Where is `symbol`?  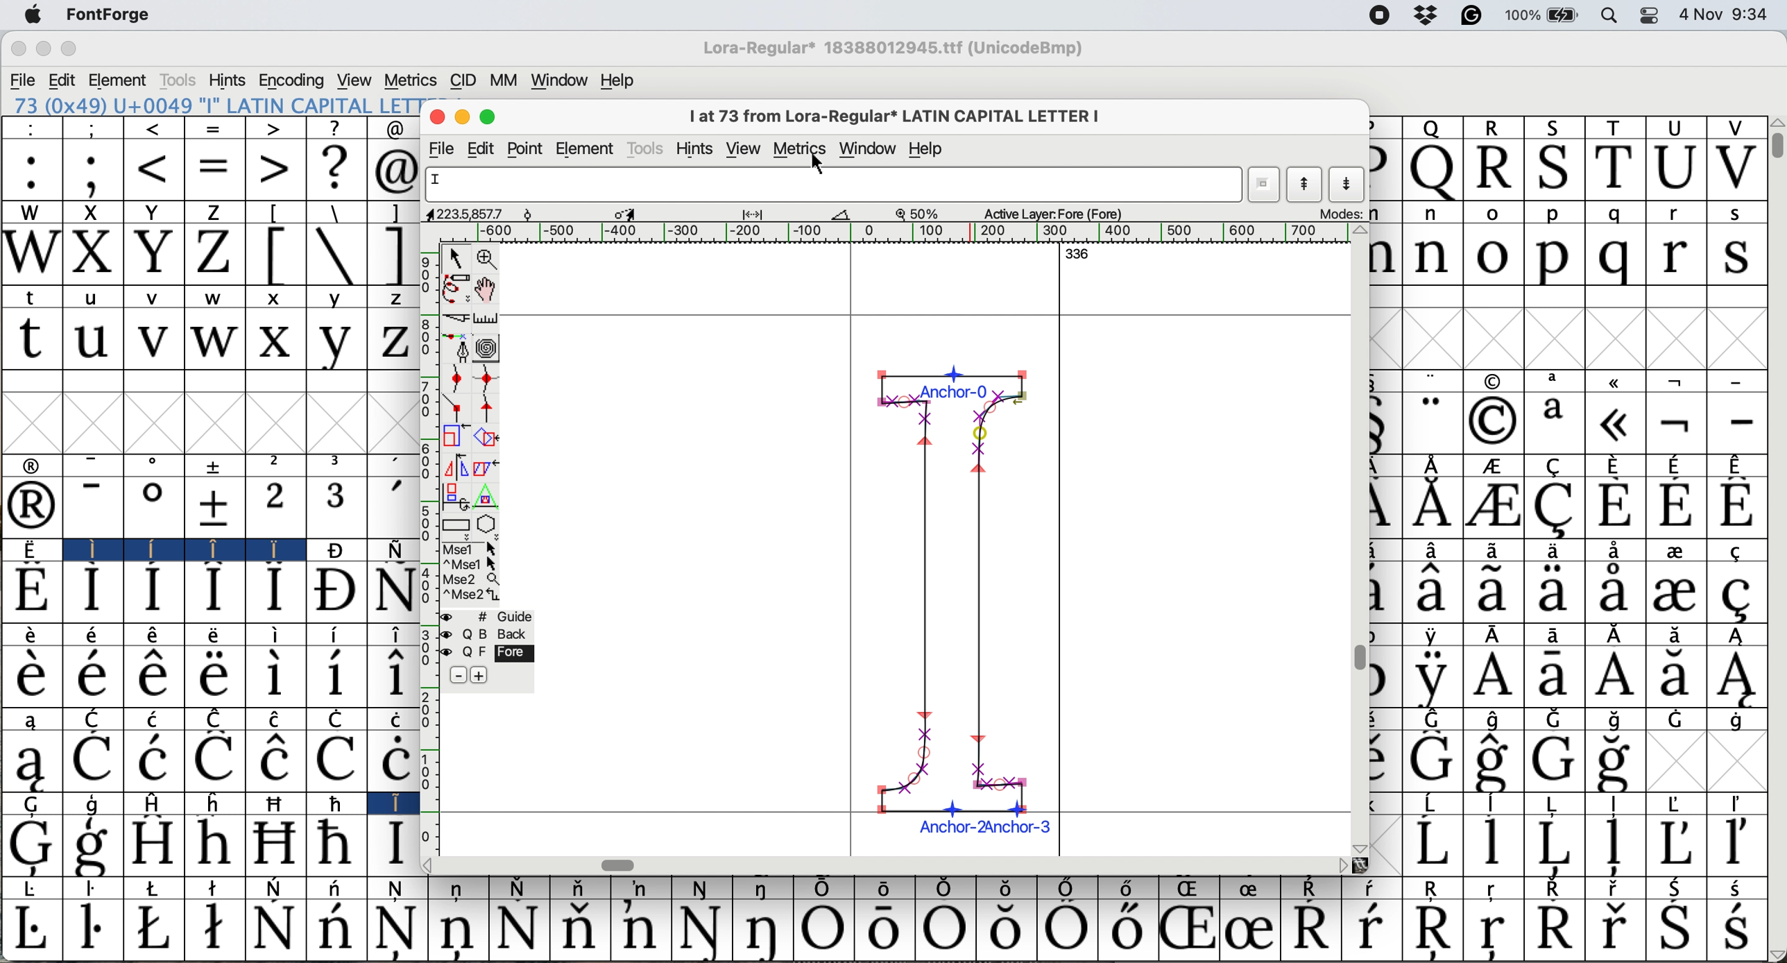 symbol is located at coordinates (1493, 380).